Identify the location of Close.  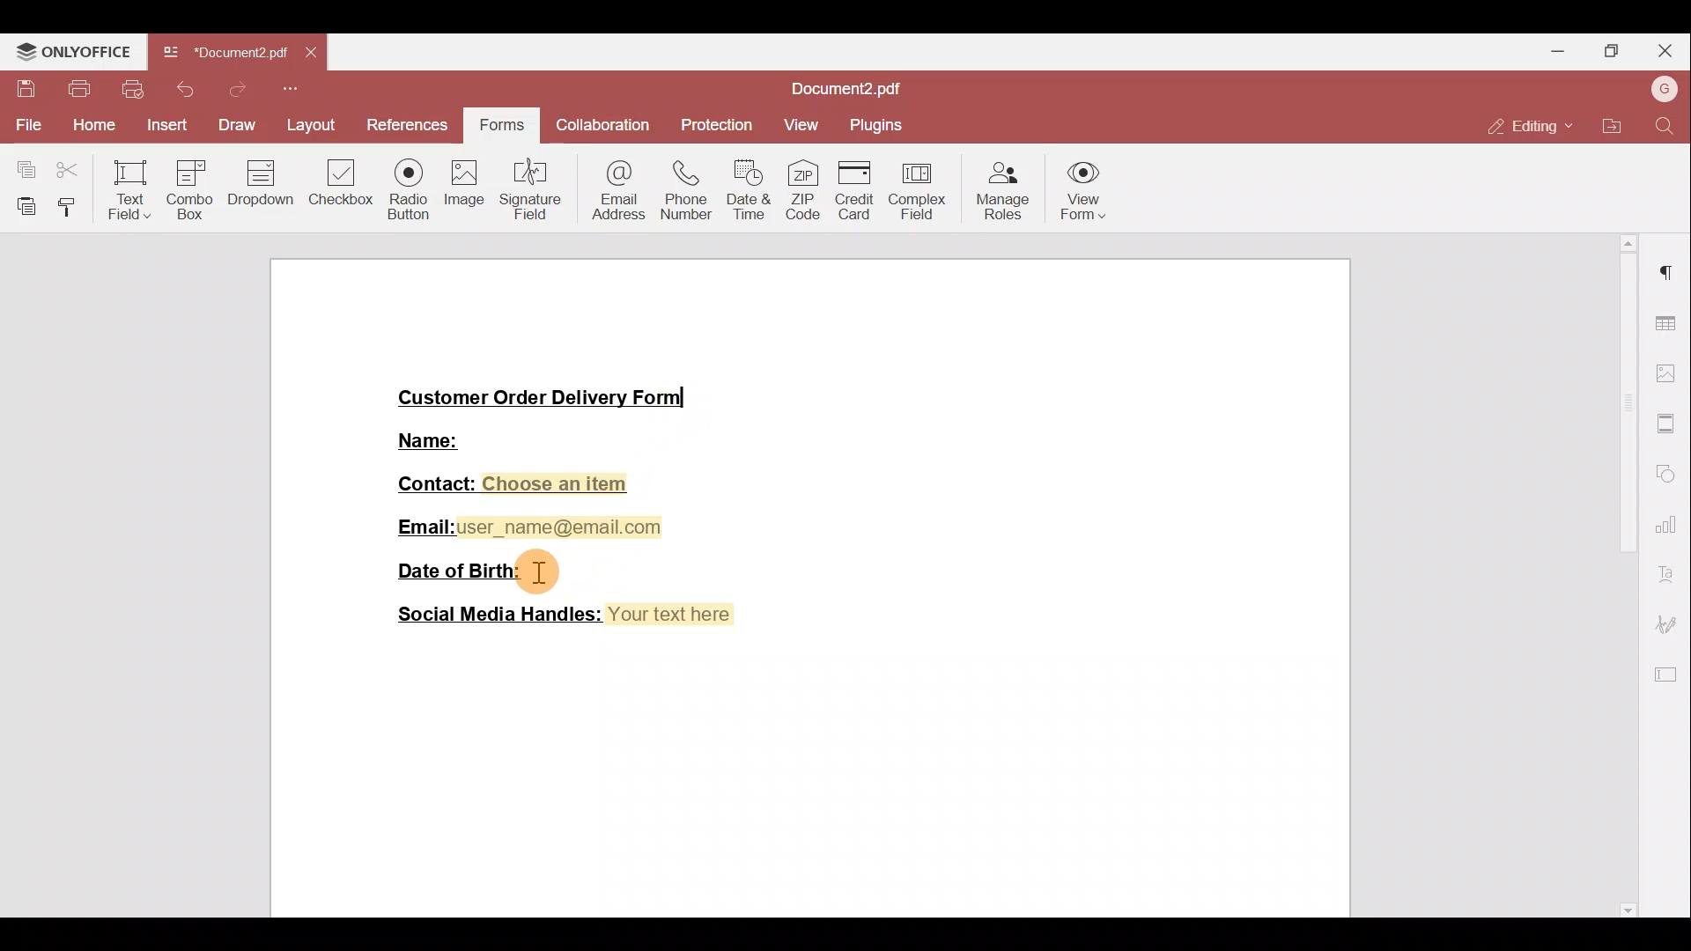
(1665, 51).